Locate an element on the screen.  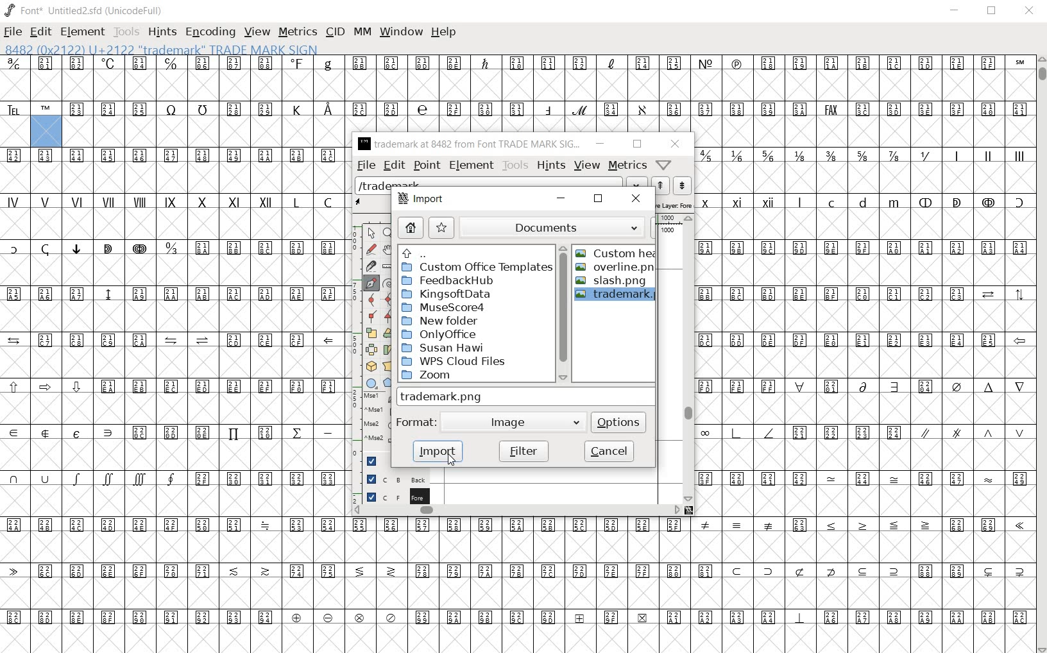
measure a distance, angle between points is located at coordinates (389, 267).